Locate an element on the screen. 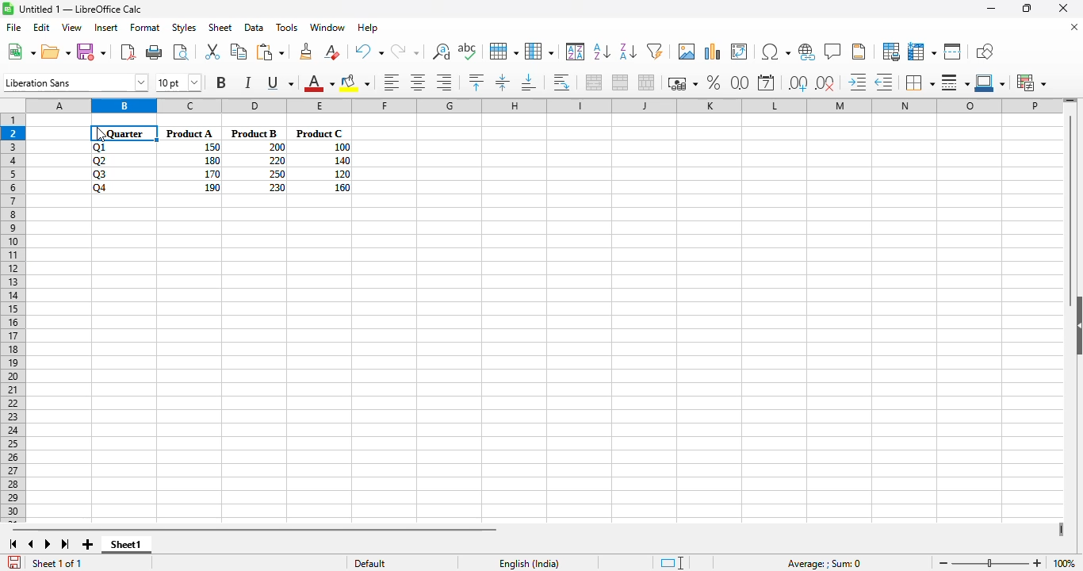 Image resolution: width=1083 pixels, height=571 pixels. Product B is located at coordinates (254, 133).